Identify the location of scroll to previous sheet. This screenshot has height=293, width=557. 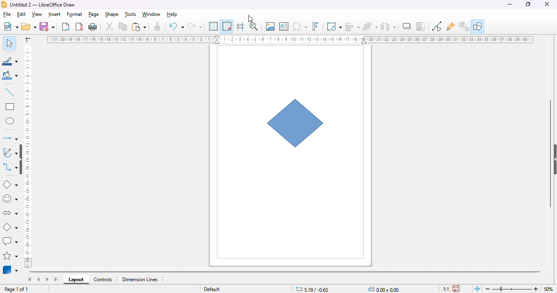
(40, 279).